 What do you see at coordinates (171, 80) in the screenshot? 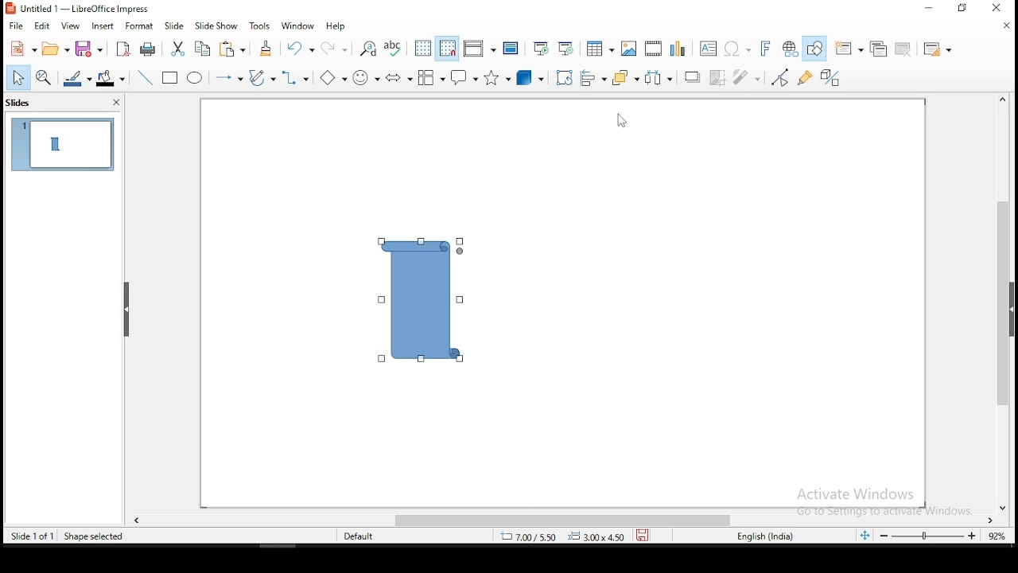
I see `rectangle` at bounding box center [171, 80].